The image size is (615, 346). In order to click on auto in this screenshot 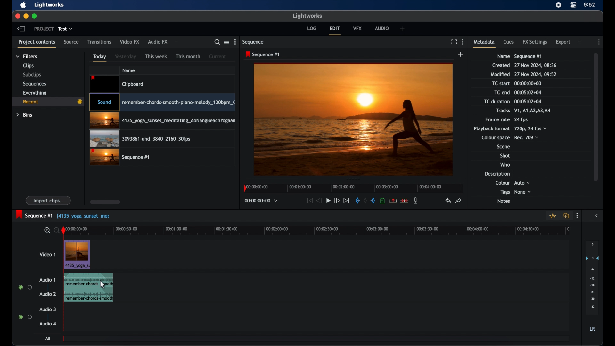, I will do `click(522, 182)`.